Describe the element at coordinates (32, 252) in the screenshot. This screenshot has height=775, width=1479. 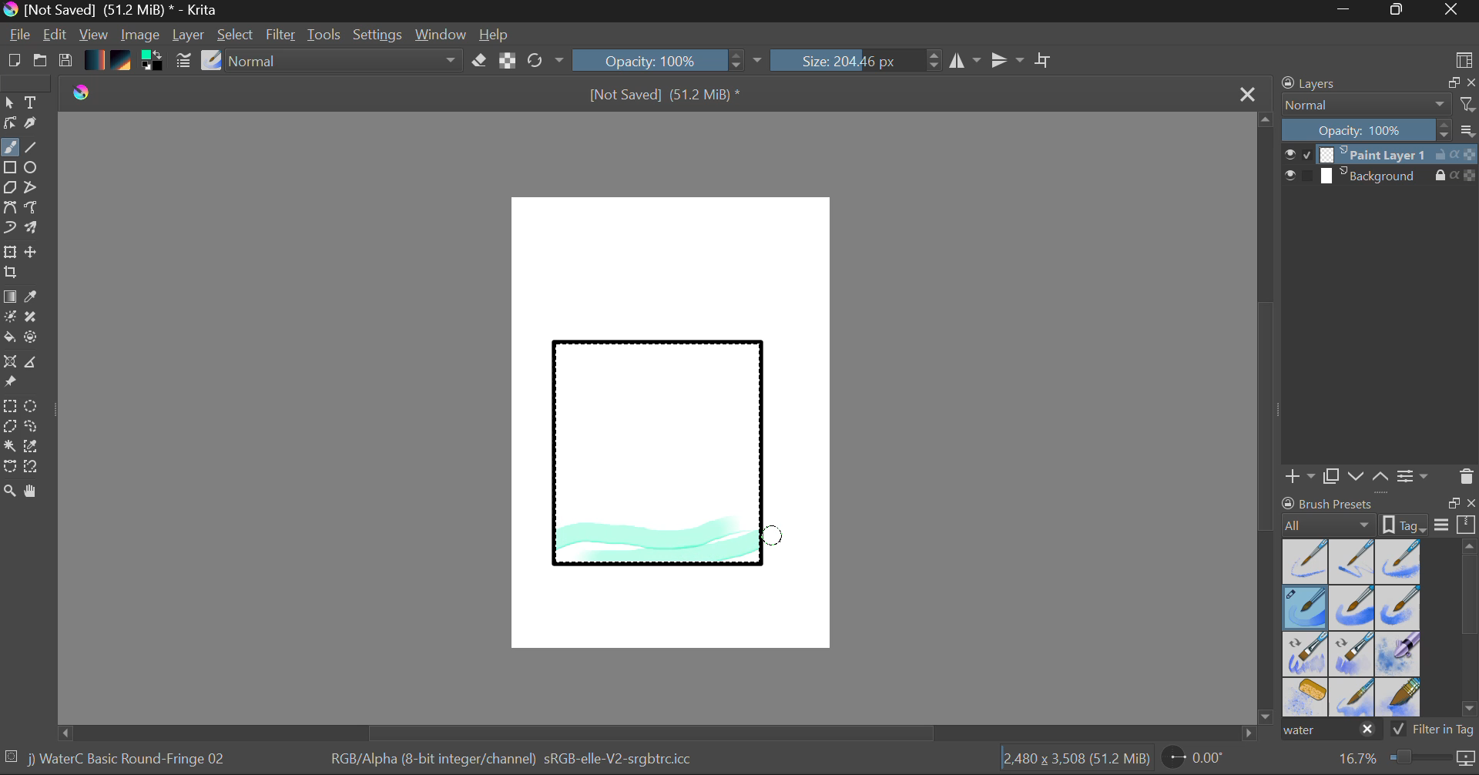
I see `Move Layer` at that location.